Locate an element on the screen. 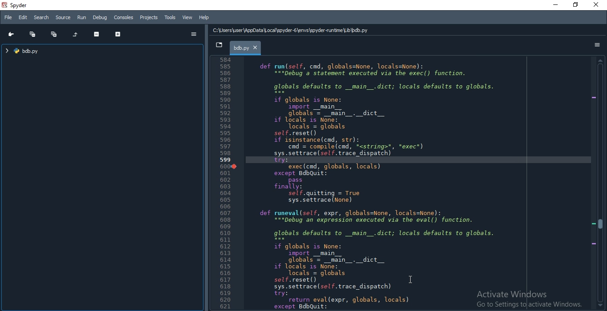  bdb.py is located at coordinates (245, 48).